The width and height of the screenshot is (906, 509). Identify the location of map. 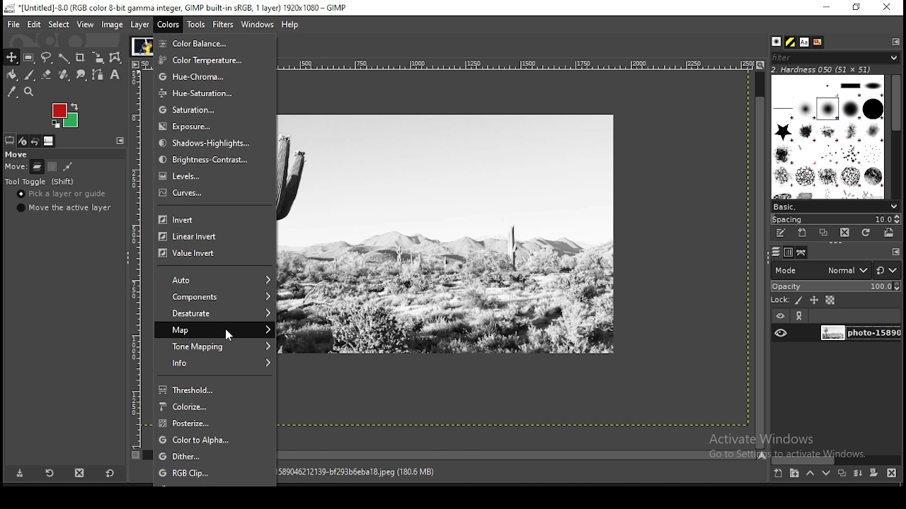
(214, 329).